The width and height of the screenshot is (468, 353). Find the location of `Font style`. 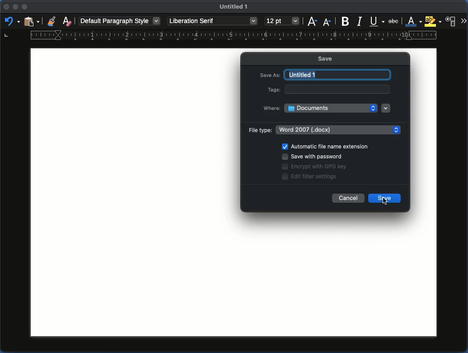

Font style is located at coordinates (212, 21).